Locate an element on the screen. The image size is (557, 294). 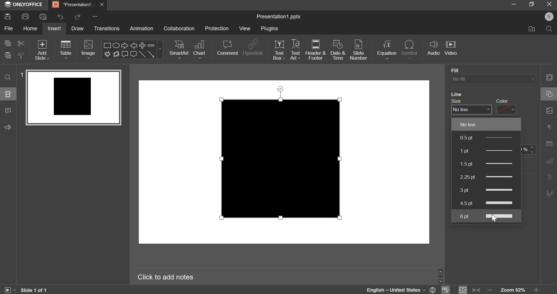
Back arrow is located at coordinates (134, 45).